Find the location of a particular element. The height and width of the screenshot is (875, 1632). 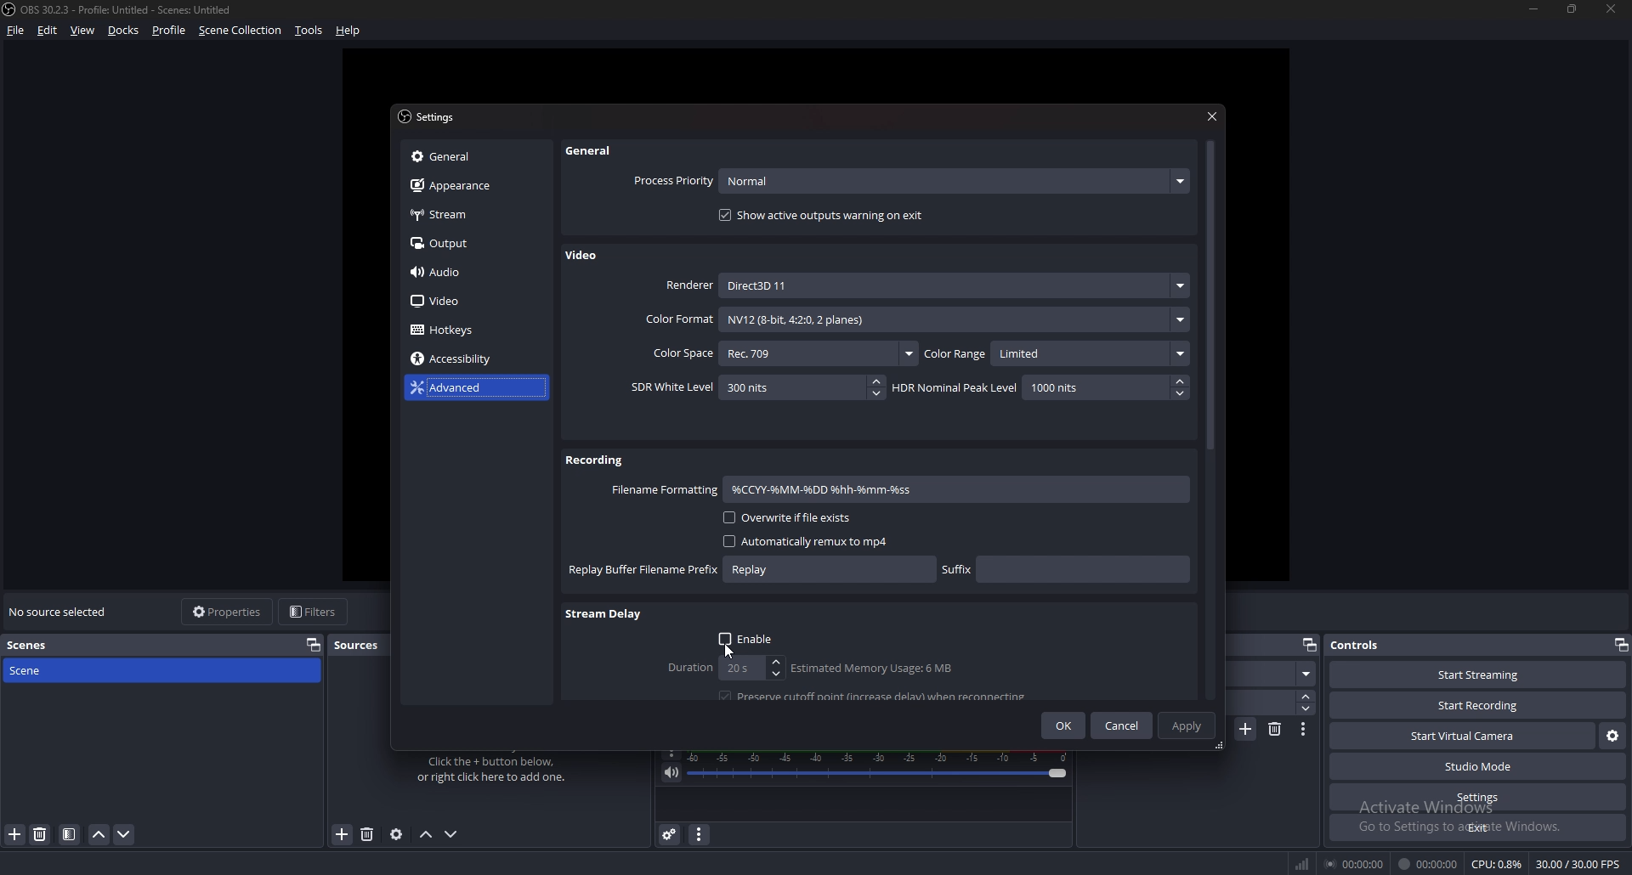

controls is located at coordinates (1363, 644).